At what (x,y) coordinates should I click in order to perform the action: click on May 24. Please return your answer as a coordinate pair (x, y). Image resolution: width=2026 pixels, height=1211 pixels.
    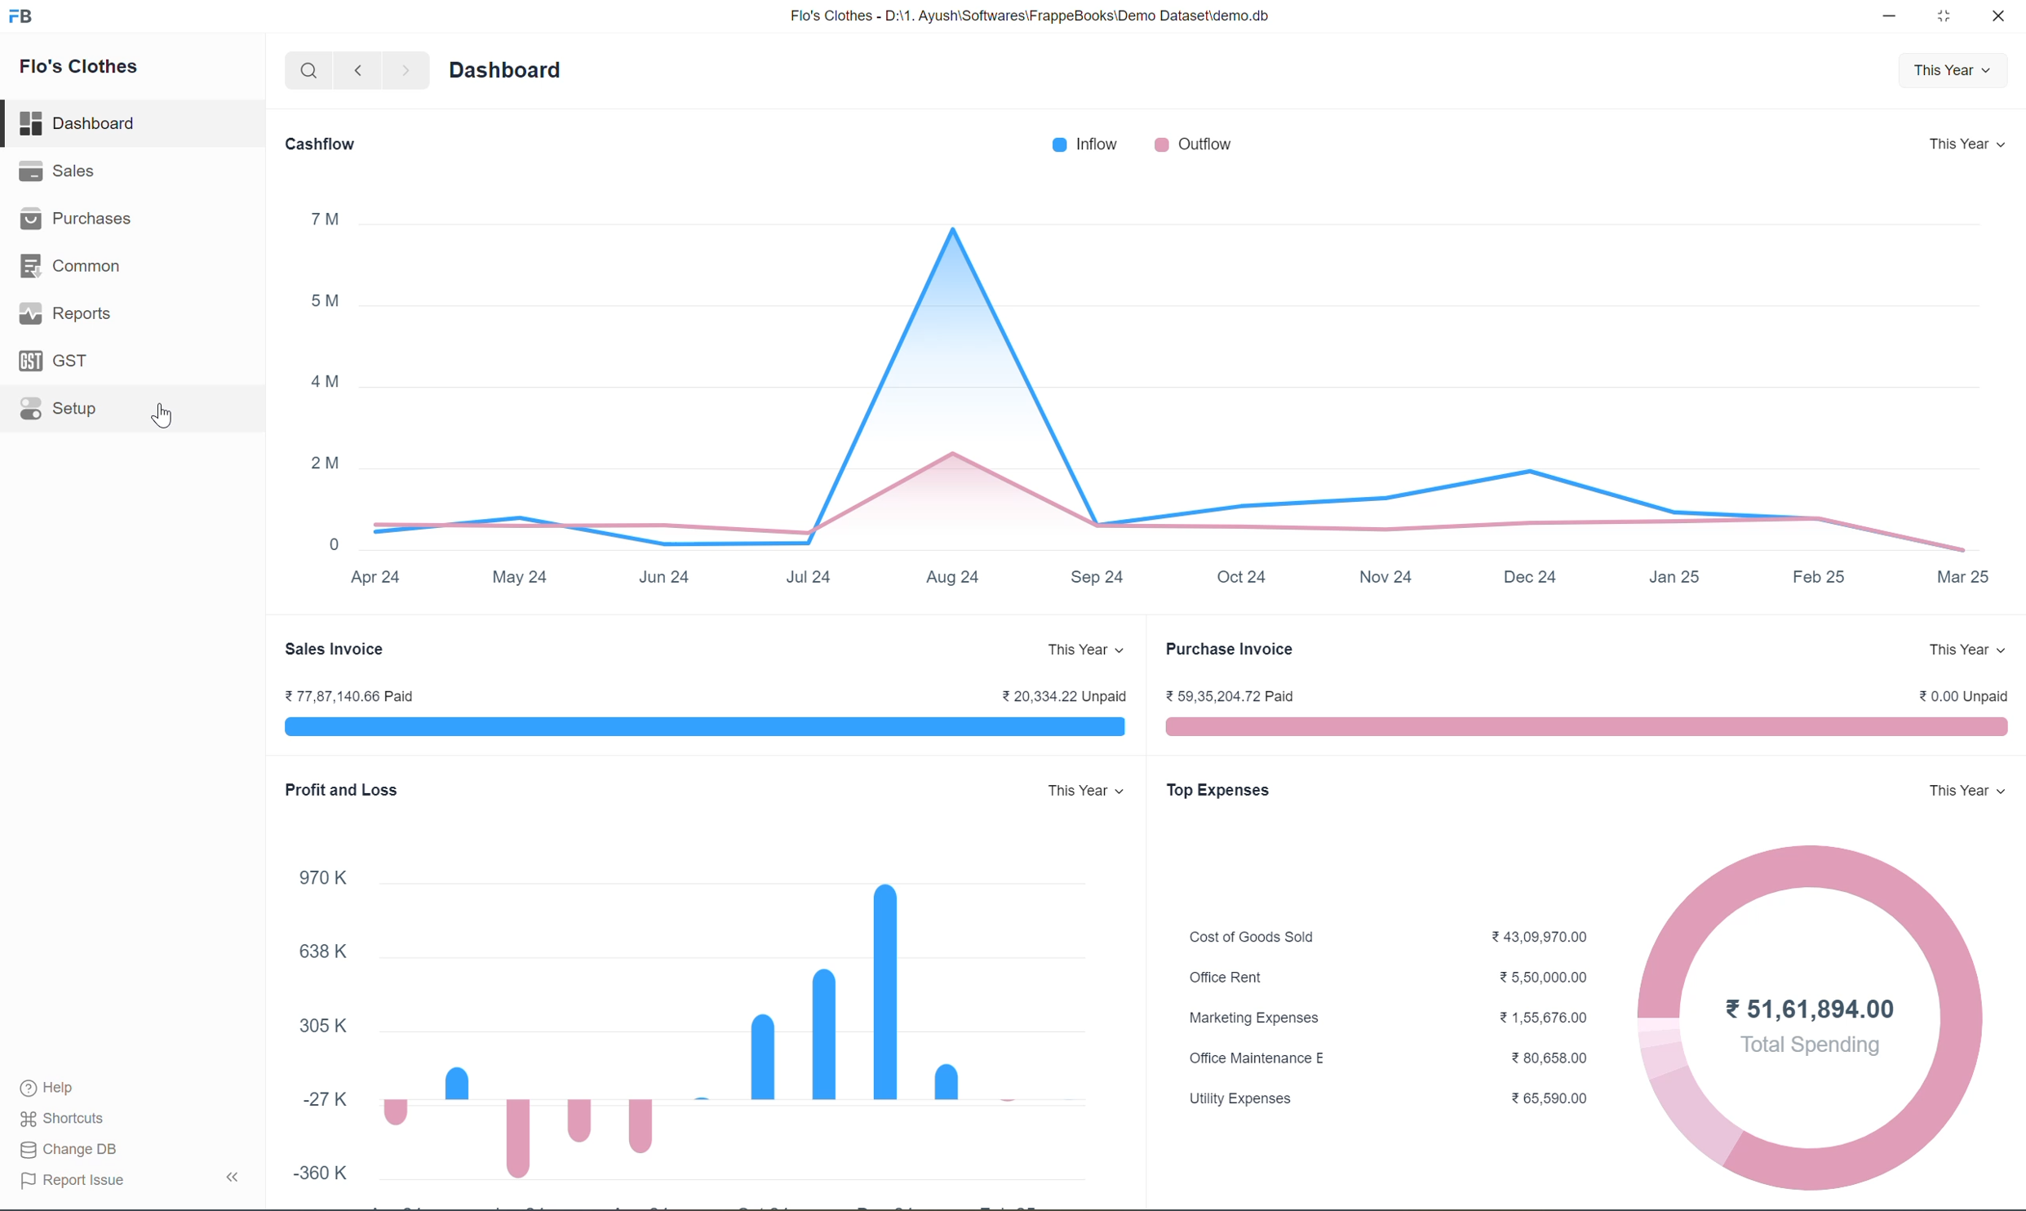
    Looking at the image, I should click on (520, 577).